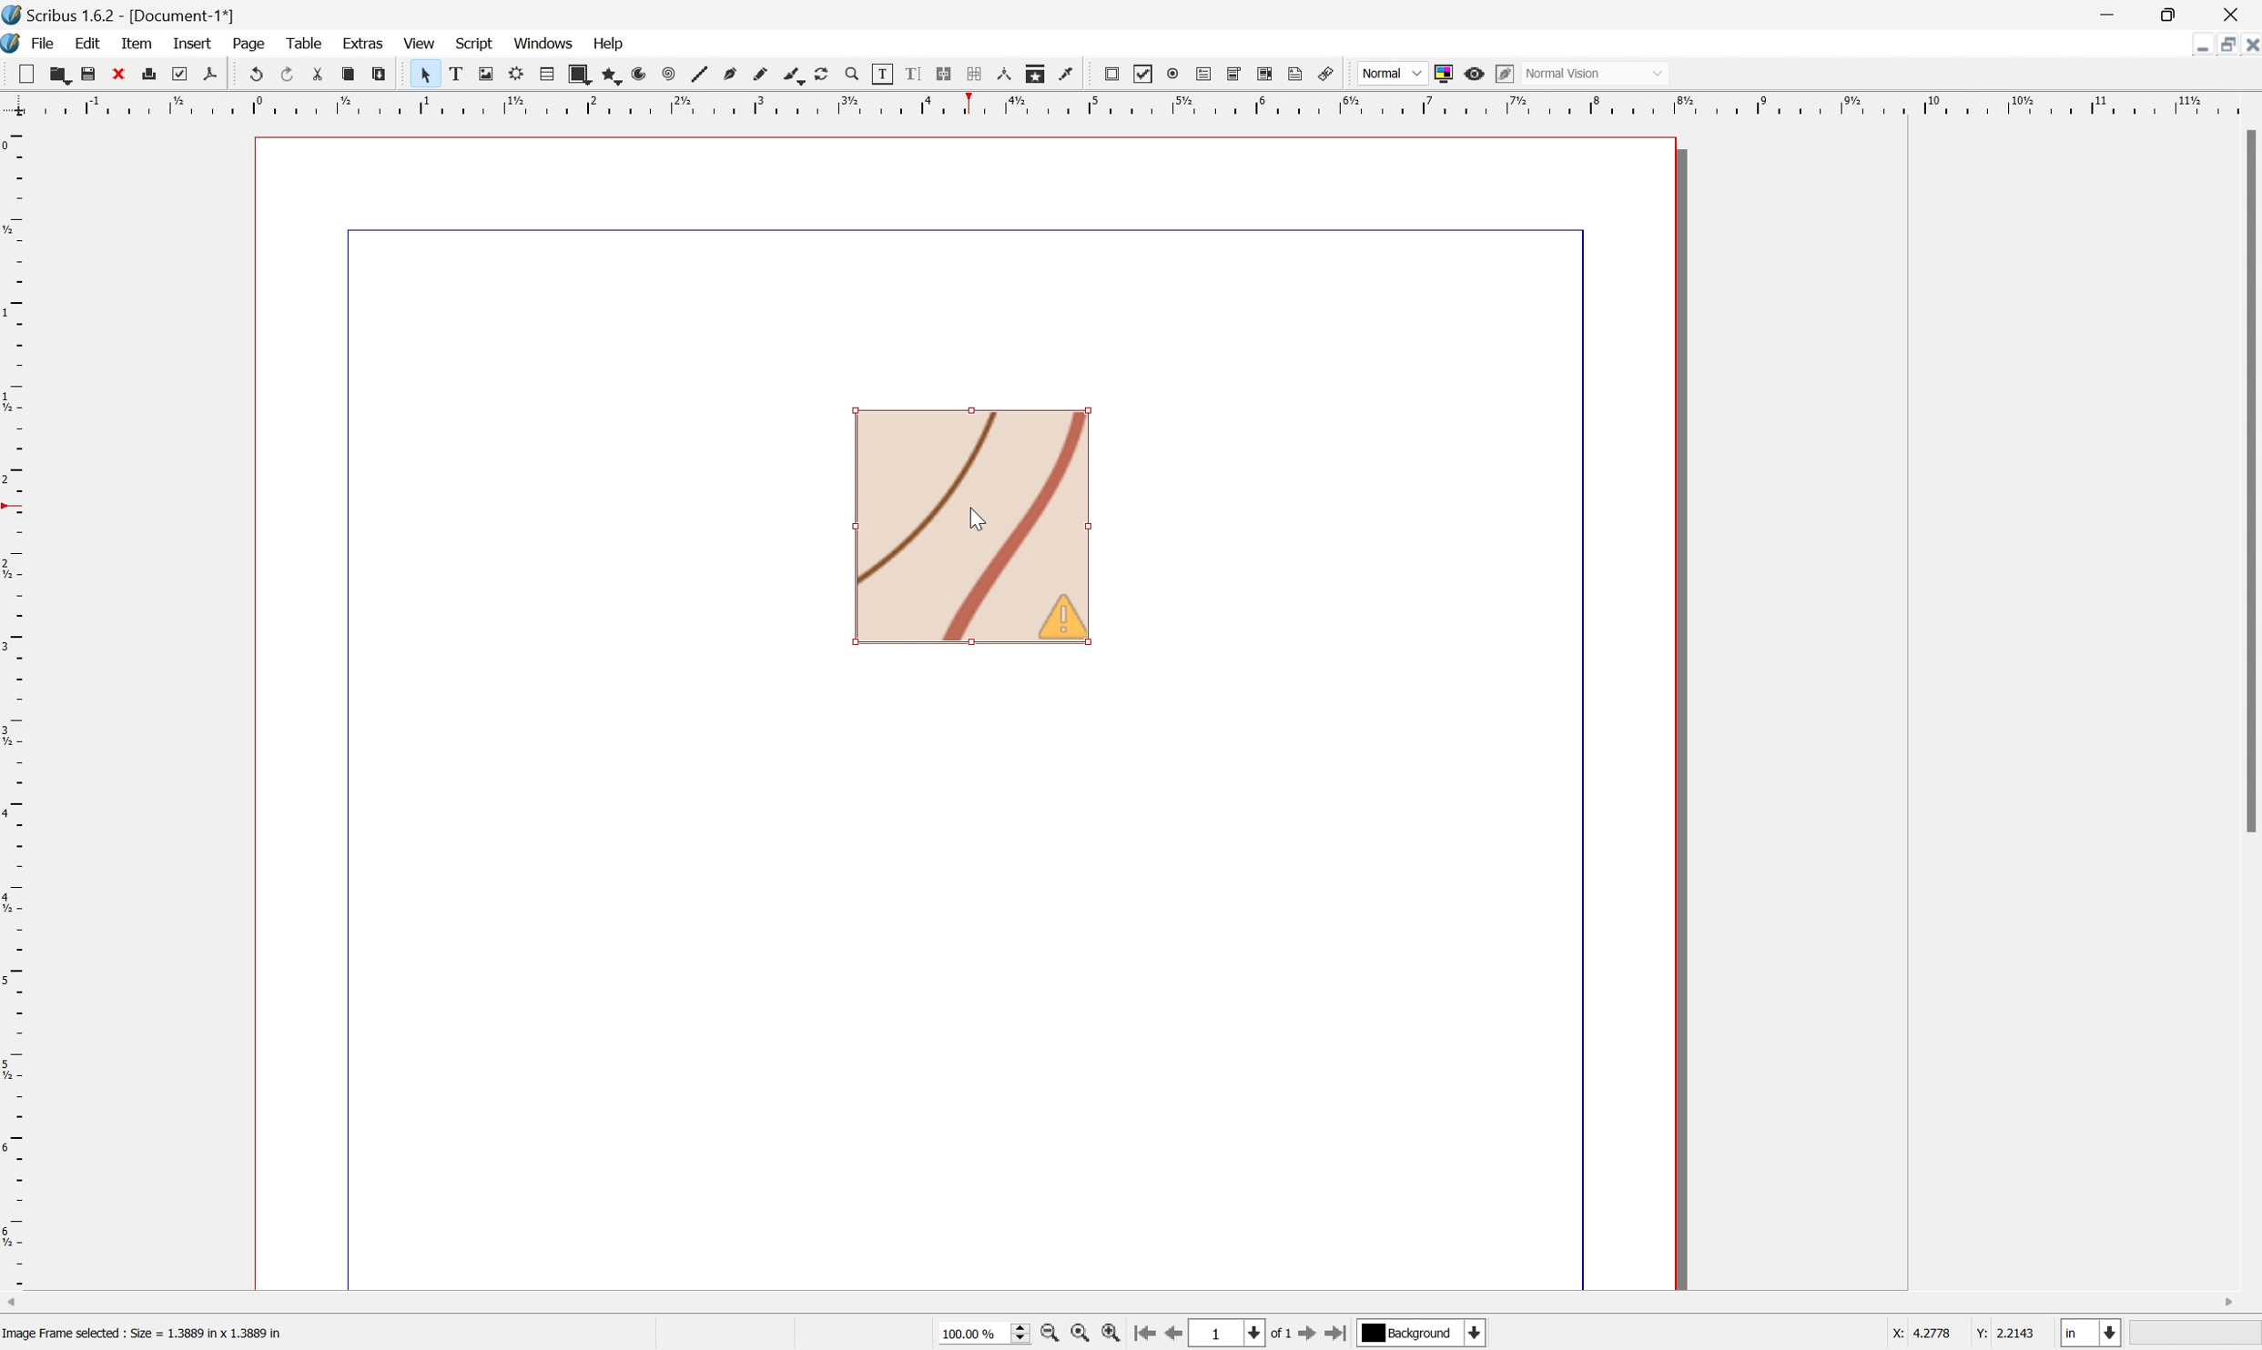 This screenshot has height=1350, width=2262. Describe the element at coordinates (1114, 1336) in the screenshot. I see `Zoom In` at that location.